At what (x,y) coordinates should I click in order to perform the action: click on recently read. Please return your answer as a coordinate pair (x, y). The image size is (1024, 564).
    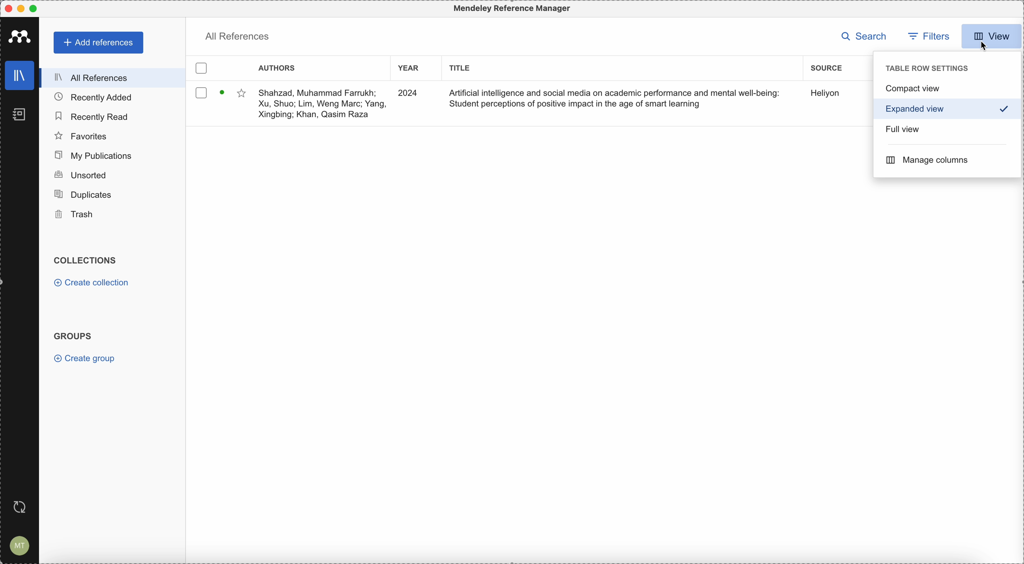
    Looking at the image, I should click on (92, 116).